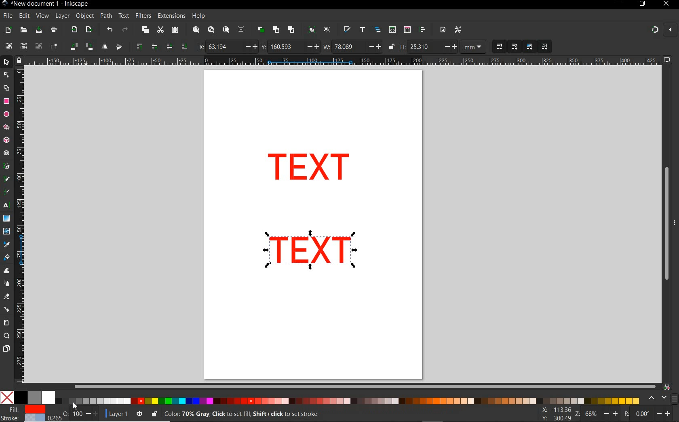 The height and width of the screenshot is (422, 679). I want to click on open text, so click(363, 30).